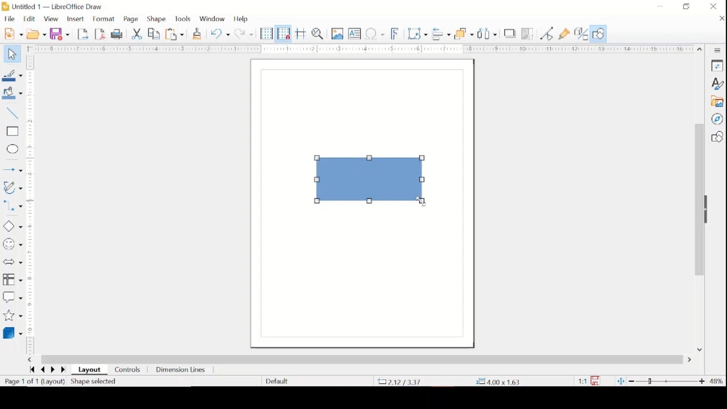 The height and width of the screenshot is (409, 727). I want to click on resize handle, so click(318, 202).